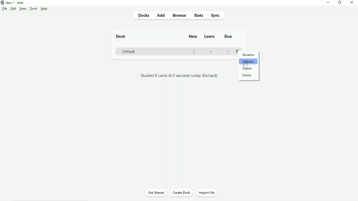 The image size is (358, 201). What do you see at coordinates (143, 16) in the screenshot?
I see `Decks` at bounding box center [143, 16].